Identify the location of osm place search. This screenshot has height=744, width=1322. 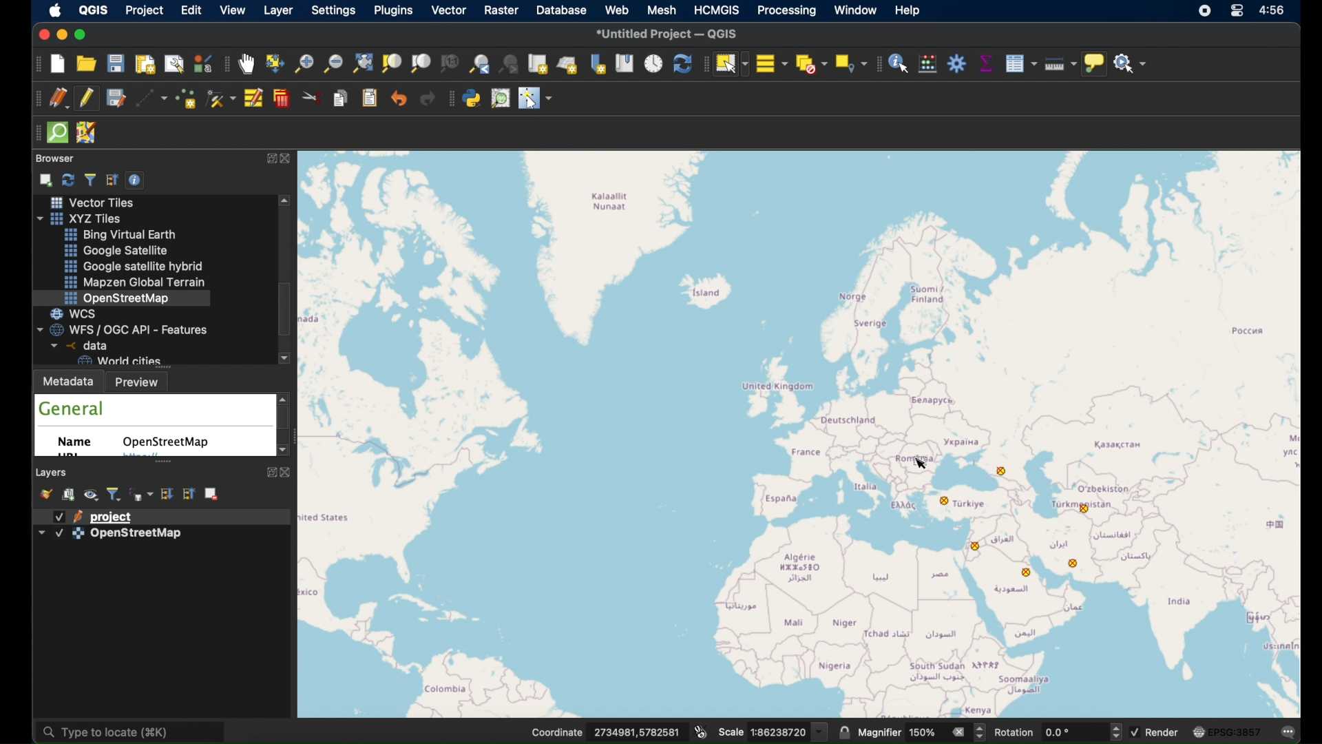
(502, 98).